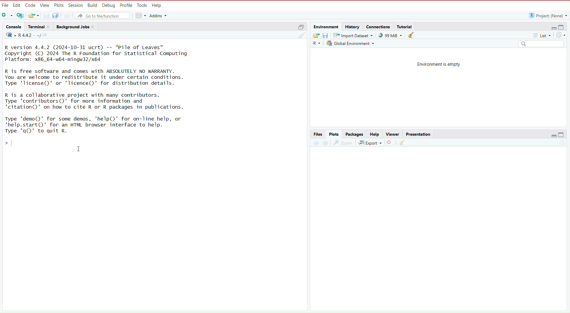  What do you see at coordinates (343, 143) in the screenshot?
I see `view a larger version of plot in new window` at bounding box center [343, 143].